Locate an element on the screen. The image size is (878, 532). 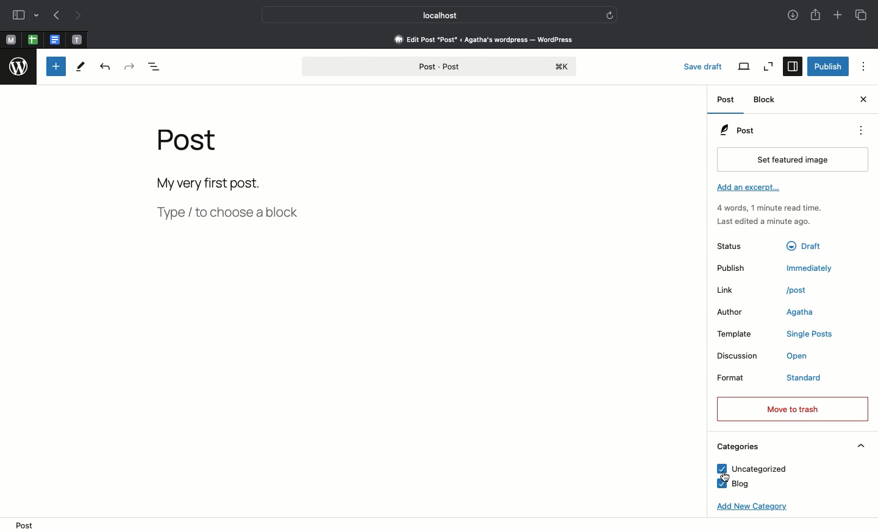
Single posts is located at coordinates (812, 335).